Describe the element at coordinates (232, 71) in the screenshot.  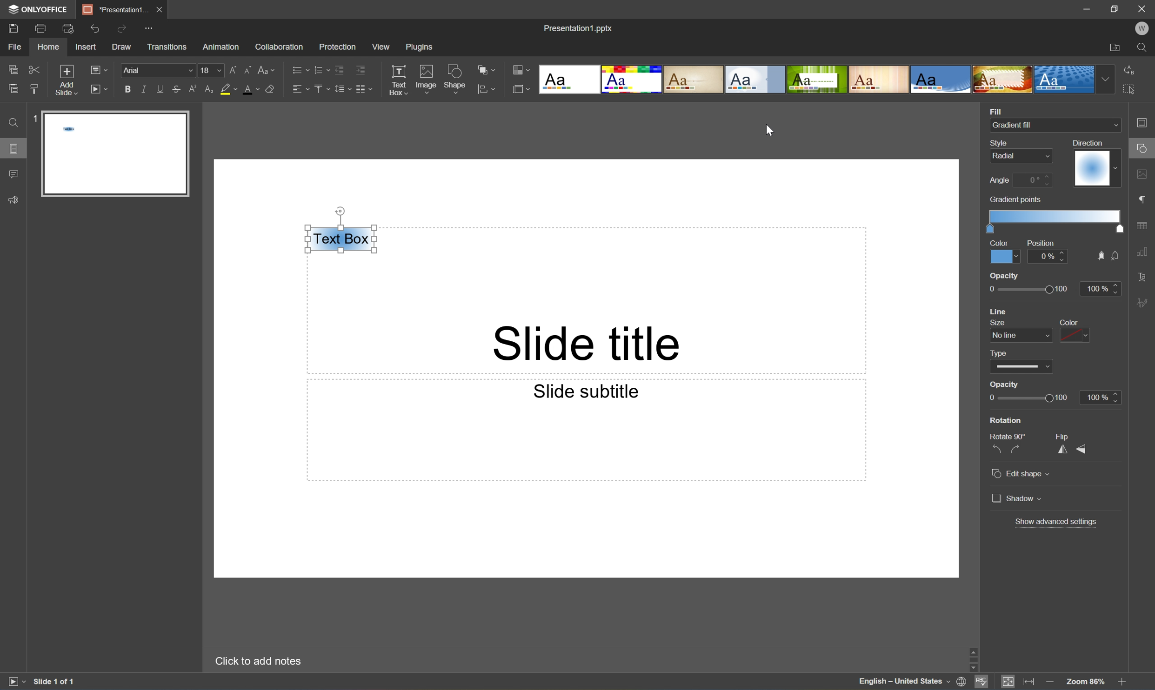
I see `Increment font size` at that location.